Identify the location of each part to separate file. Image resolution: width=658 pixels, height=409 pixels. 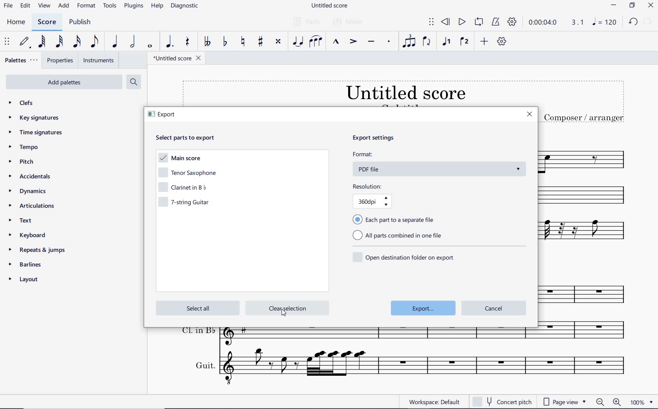
(396, 219).